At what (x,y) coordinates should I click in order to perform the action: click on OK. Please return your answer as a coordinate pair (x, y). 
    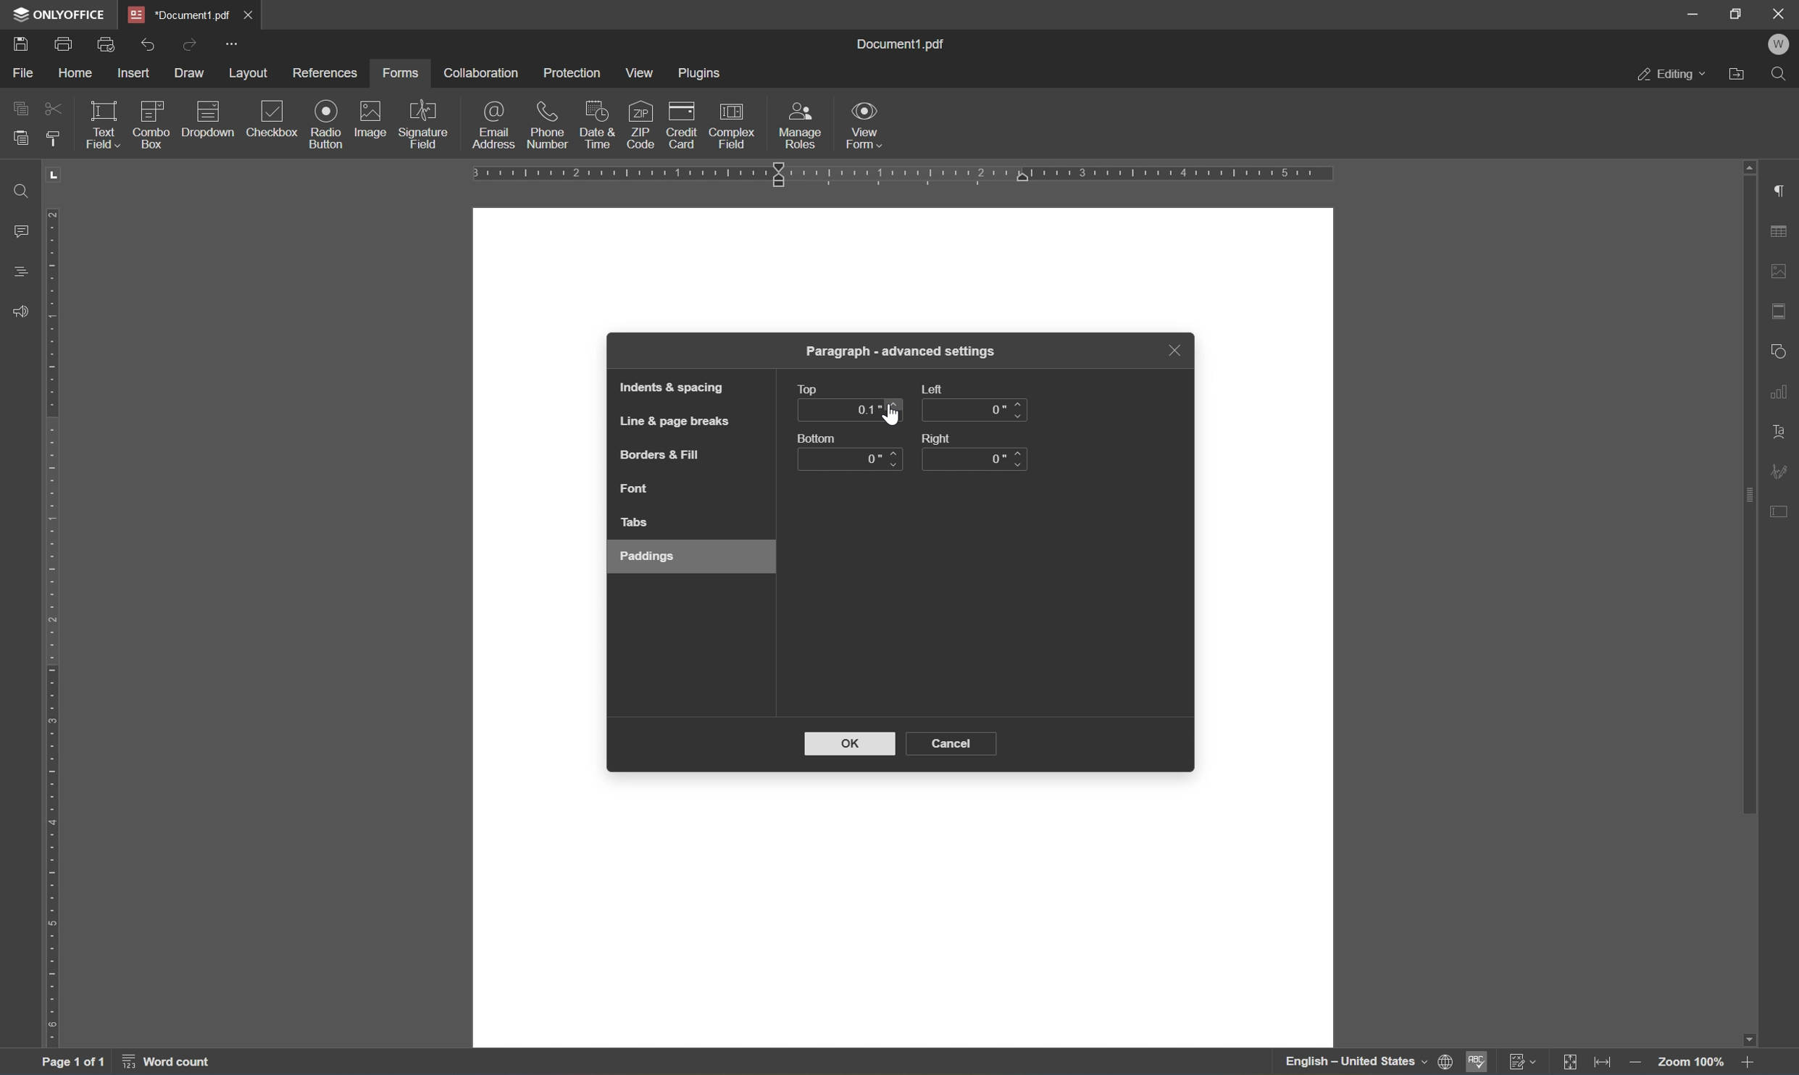
    Looking at the image, I should click on (850, 743).